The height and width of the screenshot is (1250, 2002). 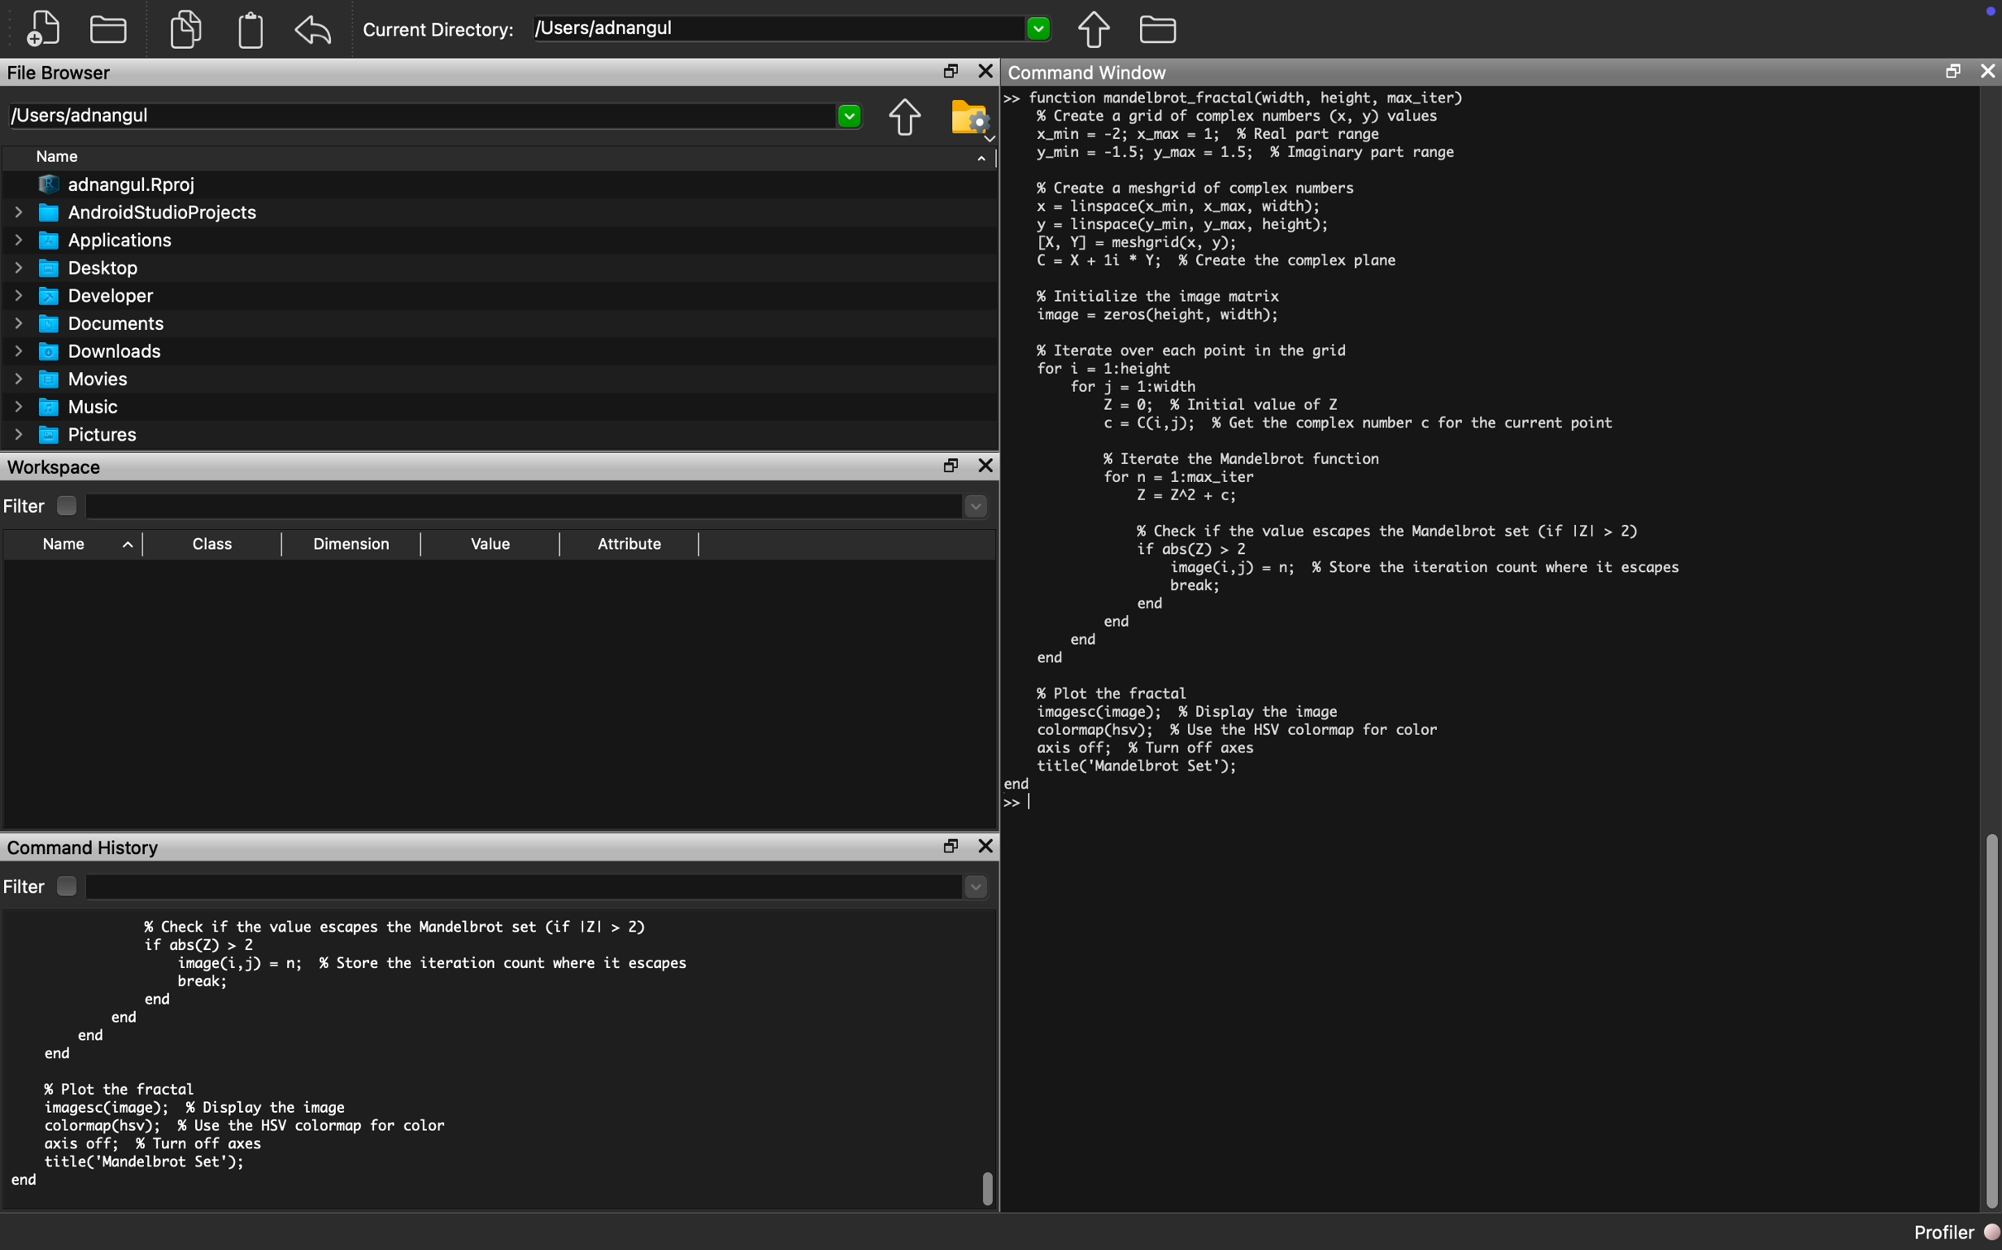 What do you see at coordinates (352, 1051) in the screenshot?
I see `% Check if the value escapes the Mandelbrot set (if |ZI| > 2)
if abs(Z) > 2
image(i,j) = n; % Store the iteration count where it escapes
break;
end
end
end
end
% Plot the fractal
imagesc(image); % Display the image
colormapChsv); % Use the HSV colormap for color
axis off; % Turn off axes
title('Mandelbrot Set');
end` at bounding box center [352, 1051].